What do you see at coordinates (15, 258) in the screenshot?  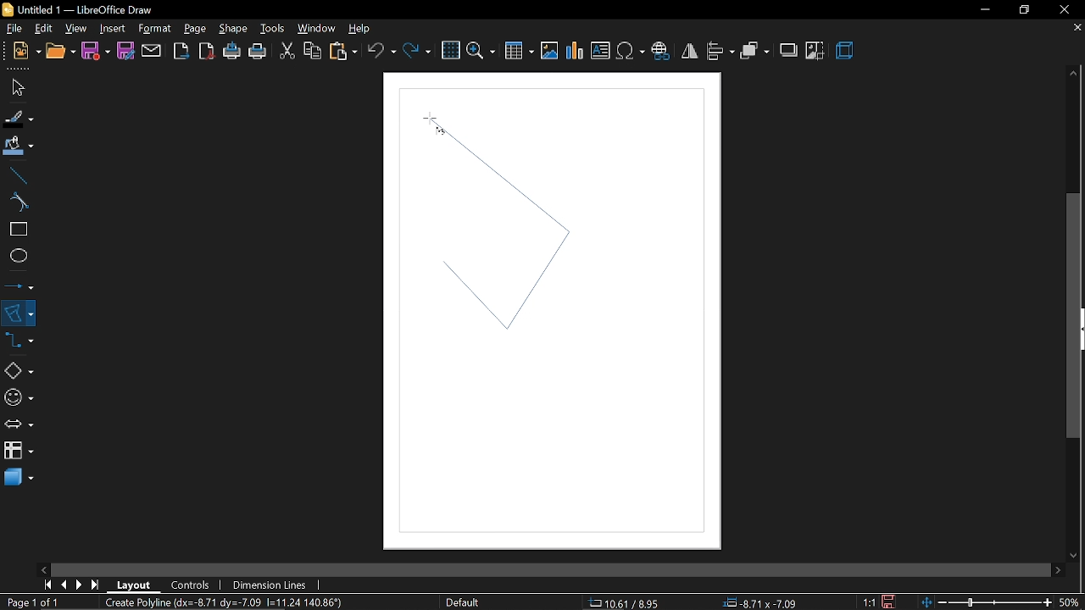 I see `ellipse` at bounding box center [15, 258].